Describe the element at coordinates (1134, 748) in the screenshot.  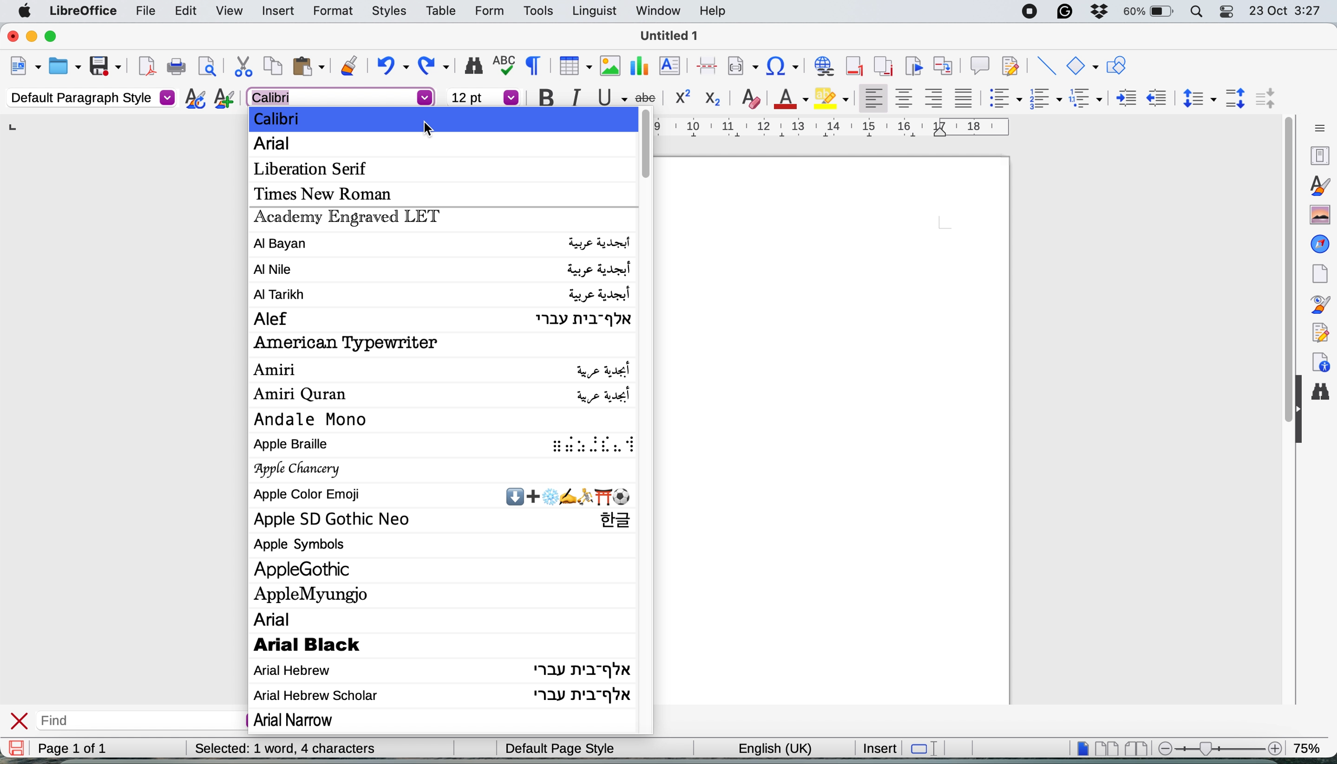
I see `book view` at that location.